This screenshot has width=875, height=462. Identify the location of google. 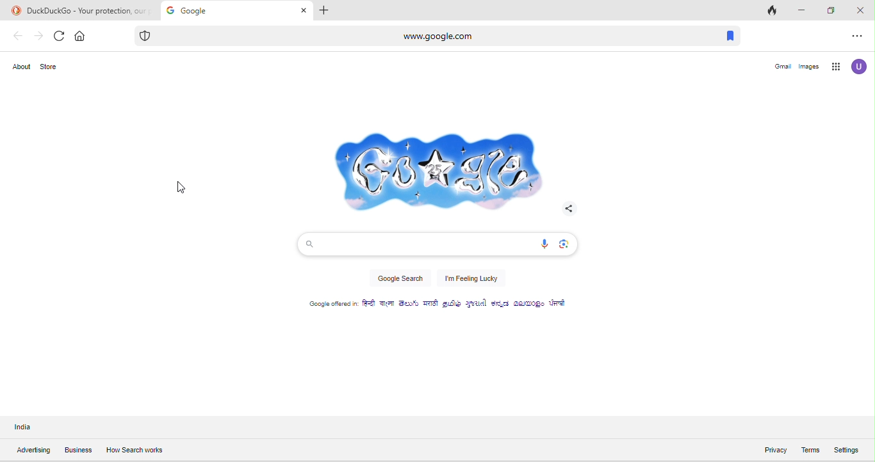
(236, 10).